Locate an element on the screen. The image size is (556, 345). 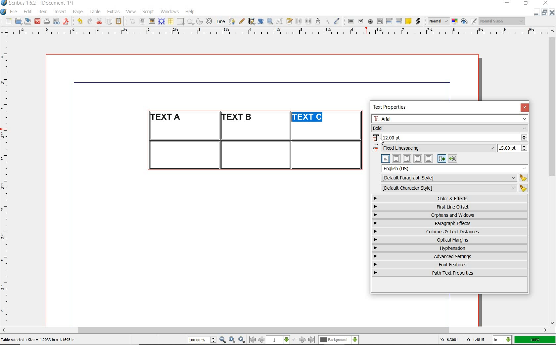
close is located at coordinates (552, 12).